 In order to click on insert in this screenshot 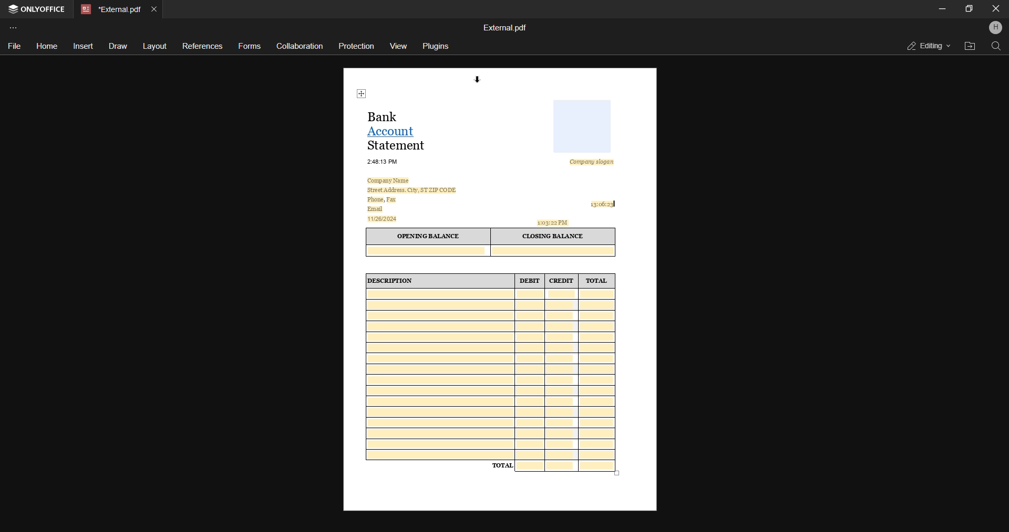, I will do `click(83, 45)`.